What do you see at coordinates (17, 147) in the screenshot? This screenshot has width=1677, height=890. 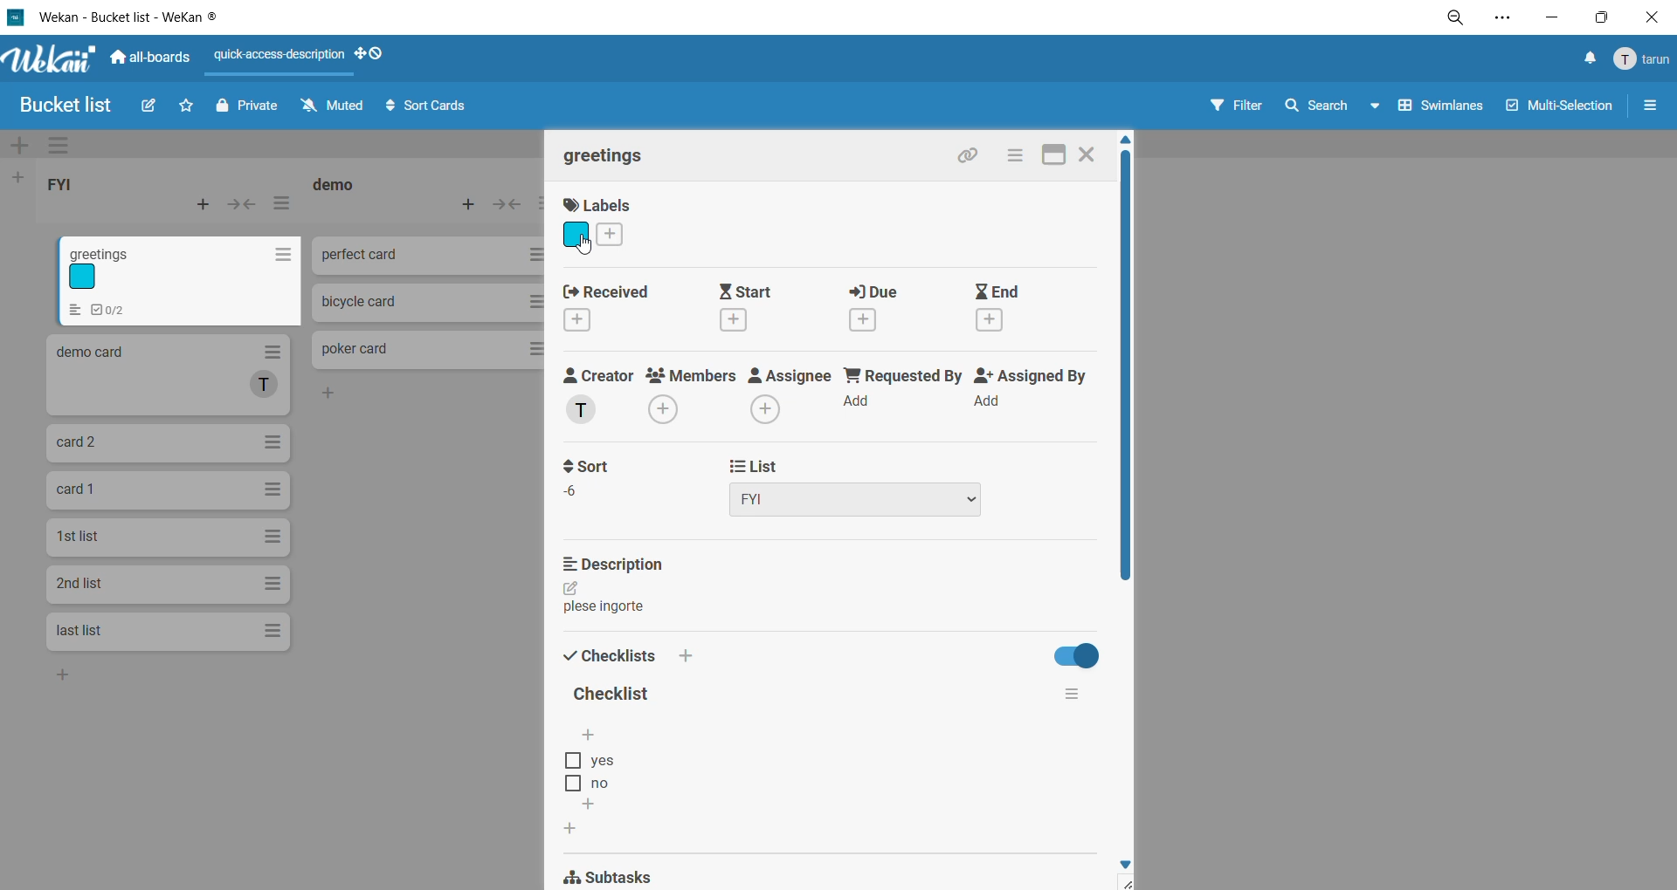 I see `add swimlane` at bounding box center [17, 147].